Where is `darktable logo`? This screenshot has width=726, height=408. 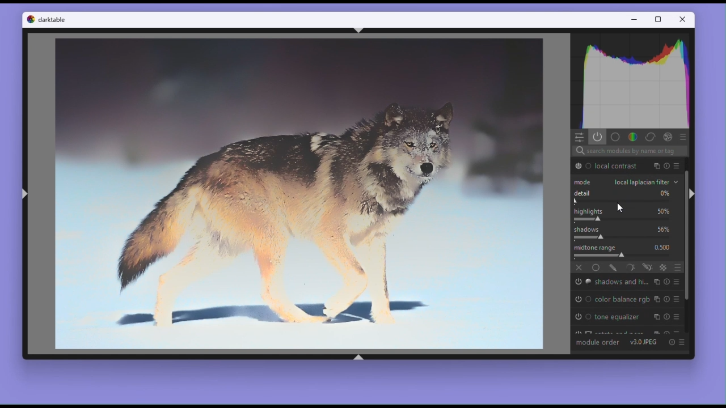
darktable logo is located at coordinates (31, 20).